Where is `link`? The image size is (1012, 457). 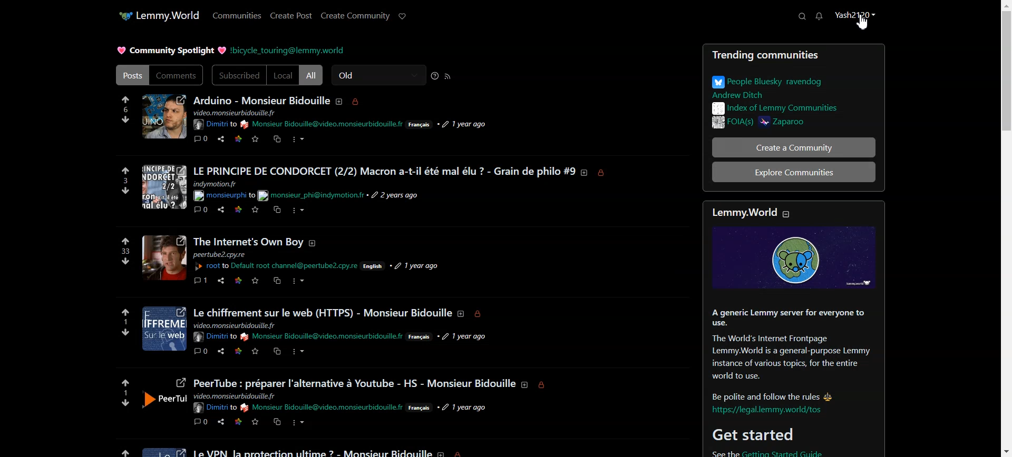
link is located at coordinates (240, 280).